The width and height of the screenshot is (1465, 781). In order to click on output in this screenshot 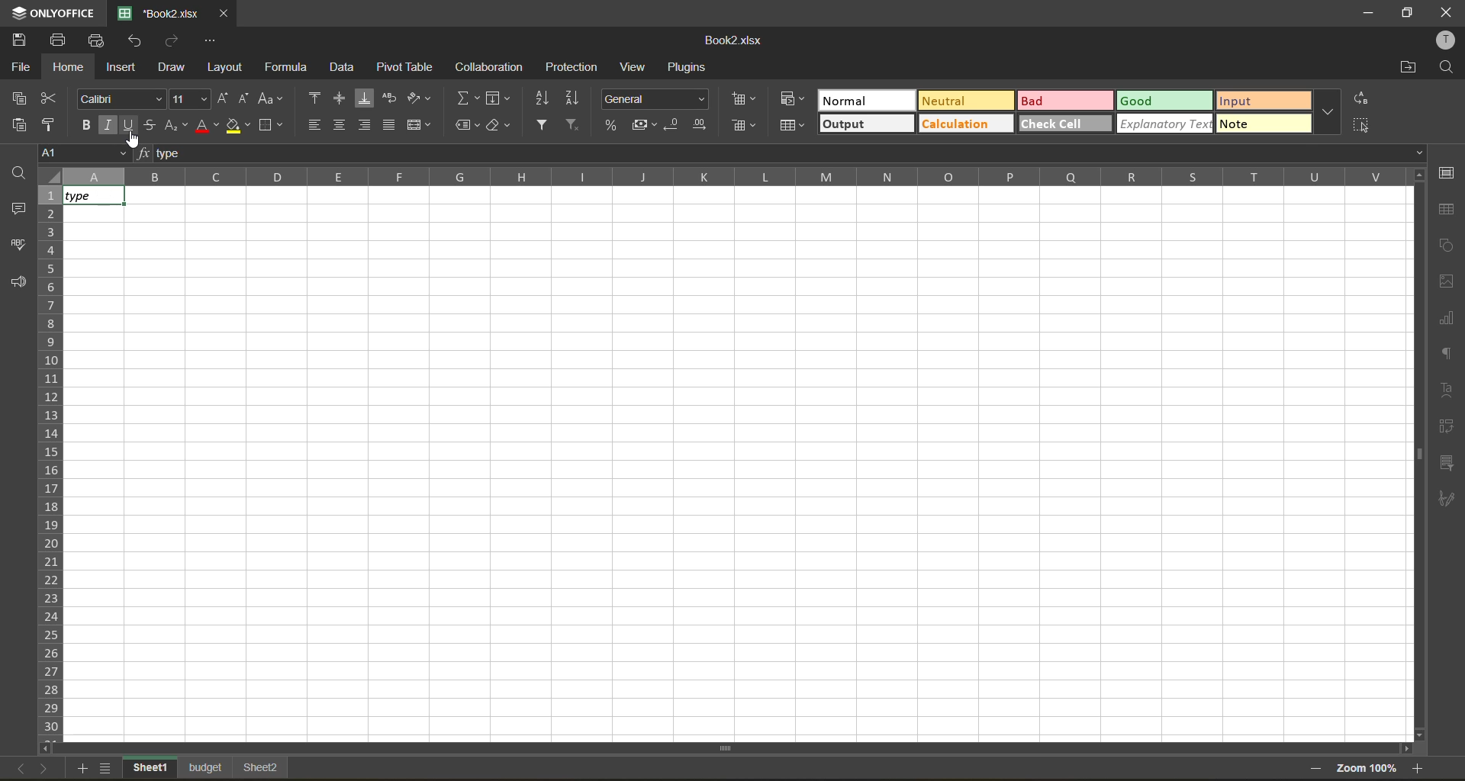, I will do `click(865, 124)`.